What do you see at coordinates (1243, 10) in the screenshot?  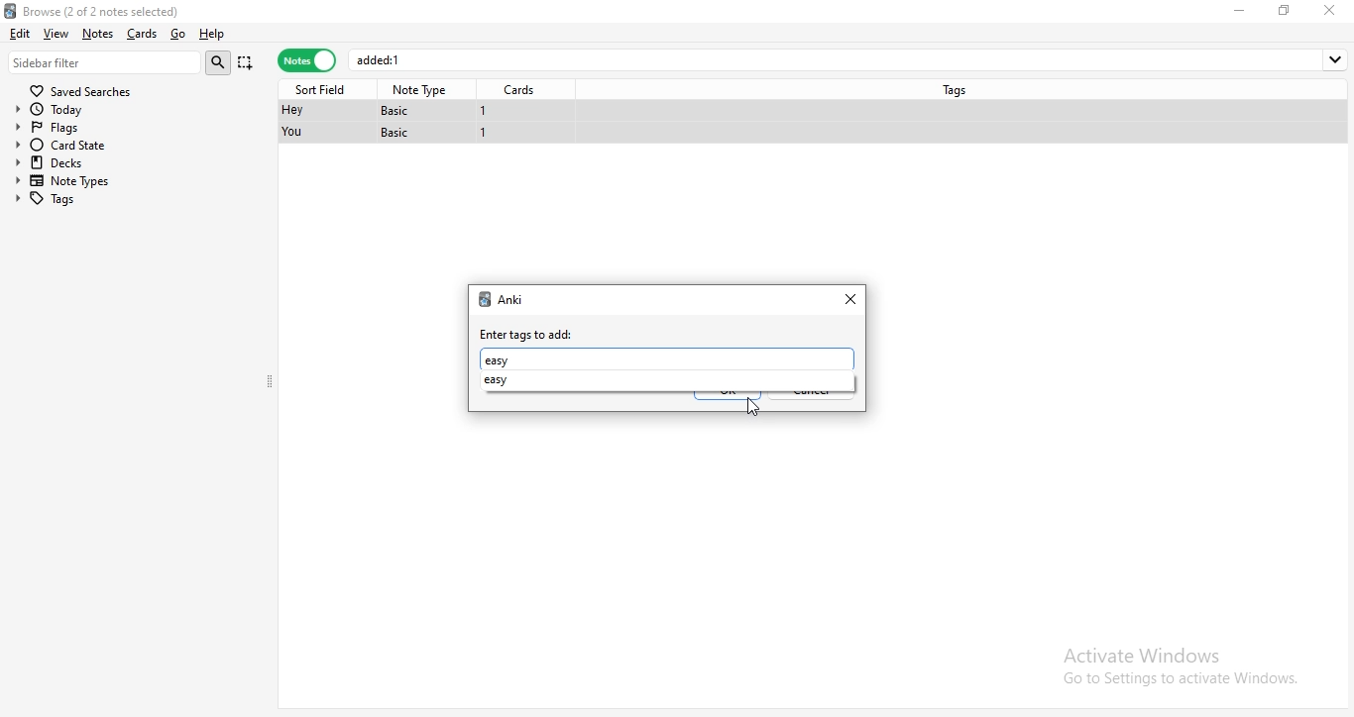 I see `minimise` at bounding box center [1243, 10].